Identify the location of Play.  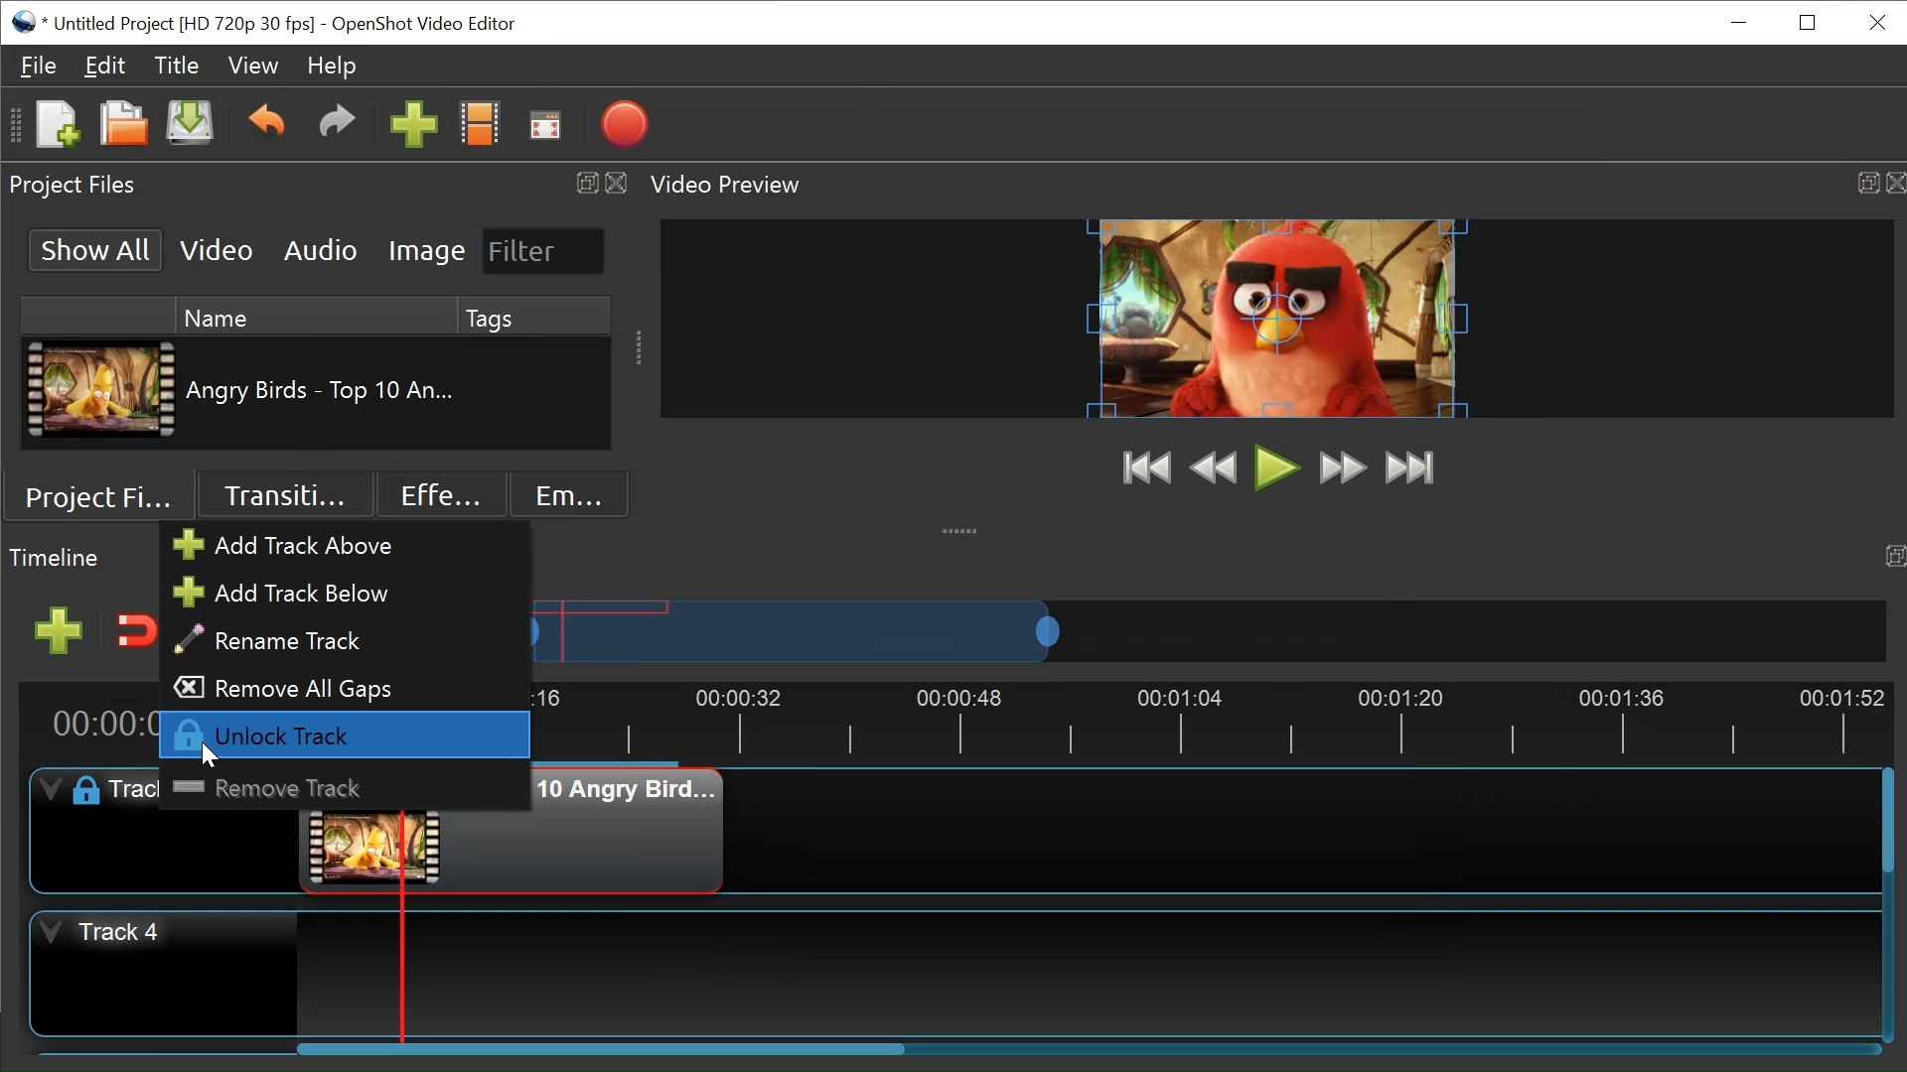
(1277, 468).